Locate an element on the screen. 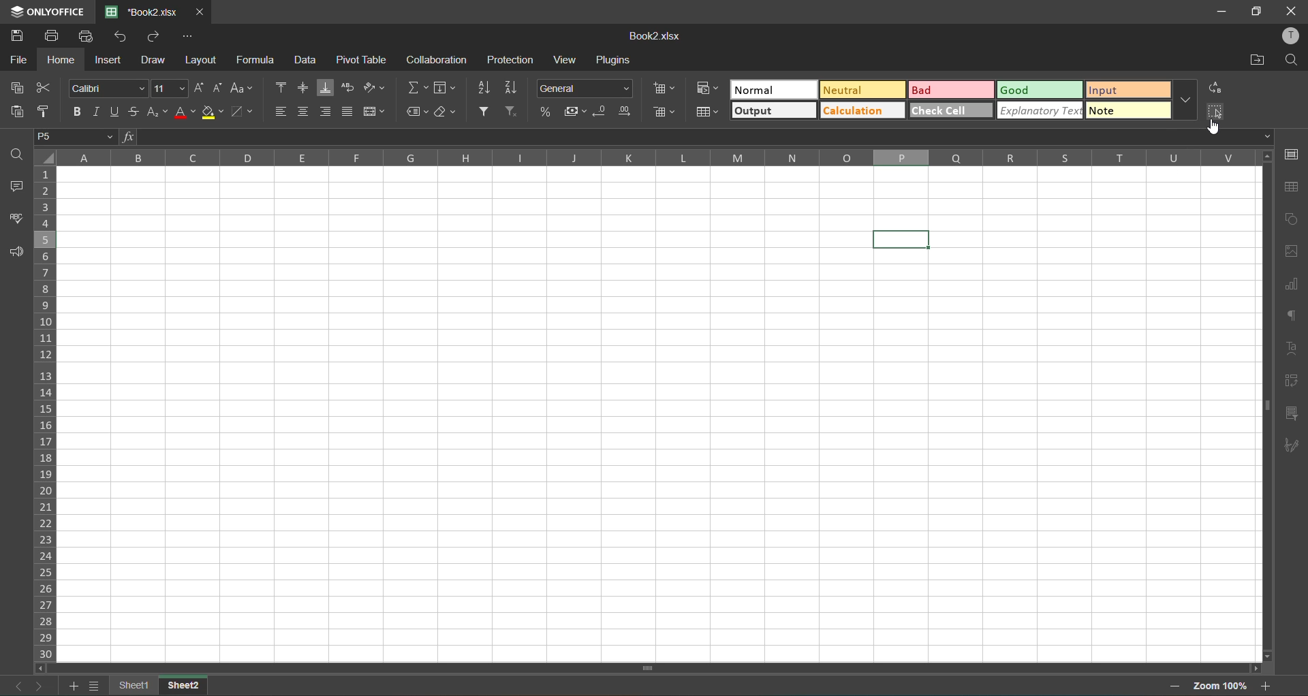  font size is located at coordinates (169, 88).